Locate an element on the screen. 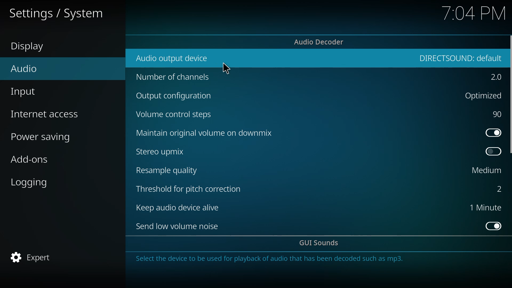  audio is located at coordinates (25, 68).